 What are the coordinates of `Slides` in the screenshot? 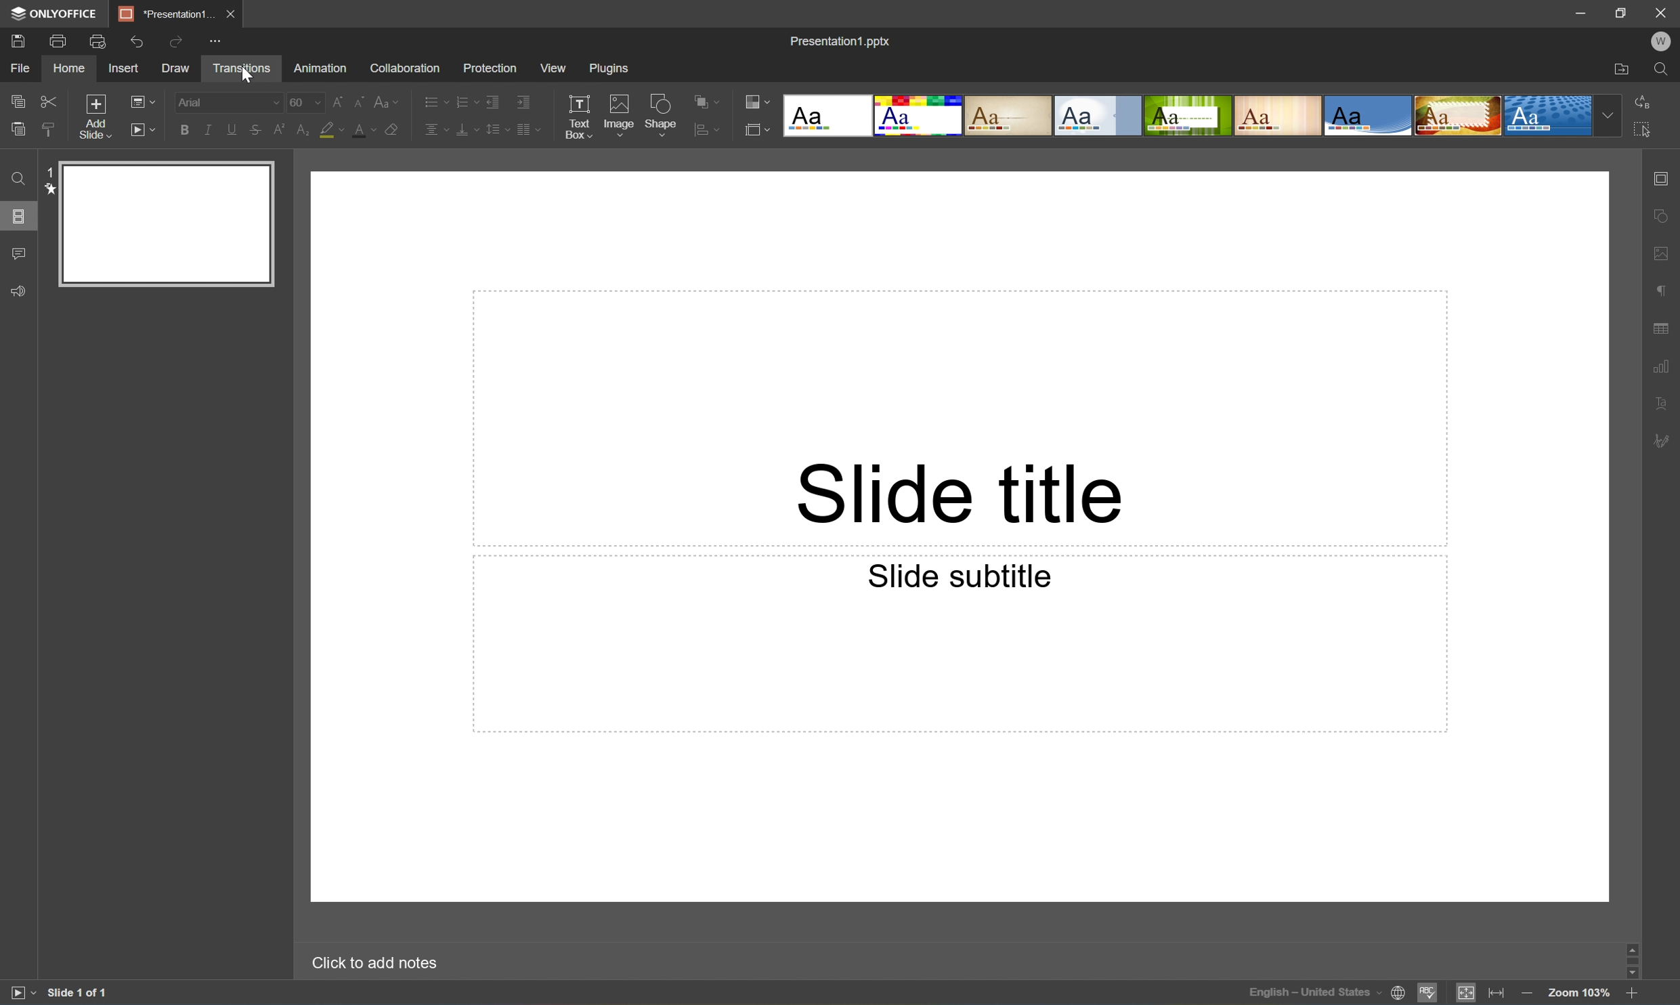 It's located at (20, 217).